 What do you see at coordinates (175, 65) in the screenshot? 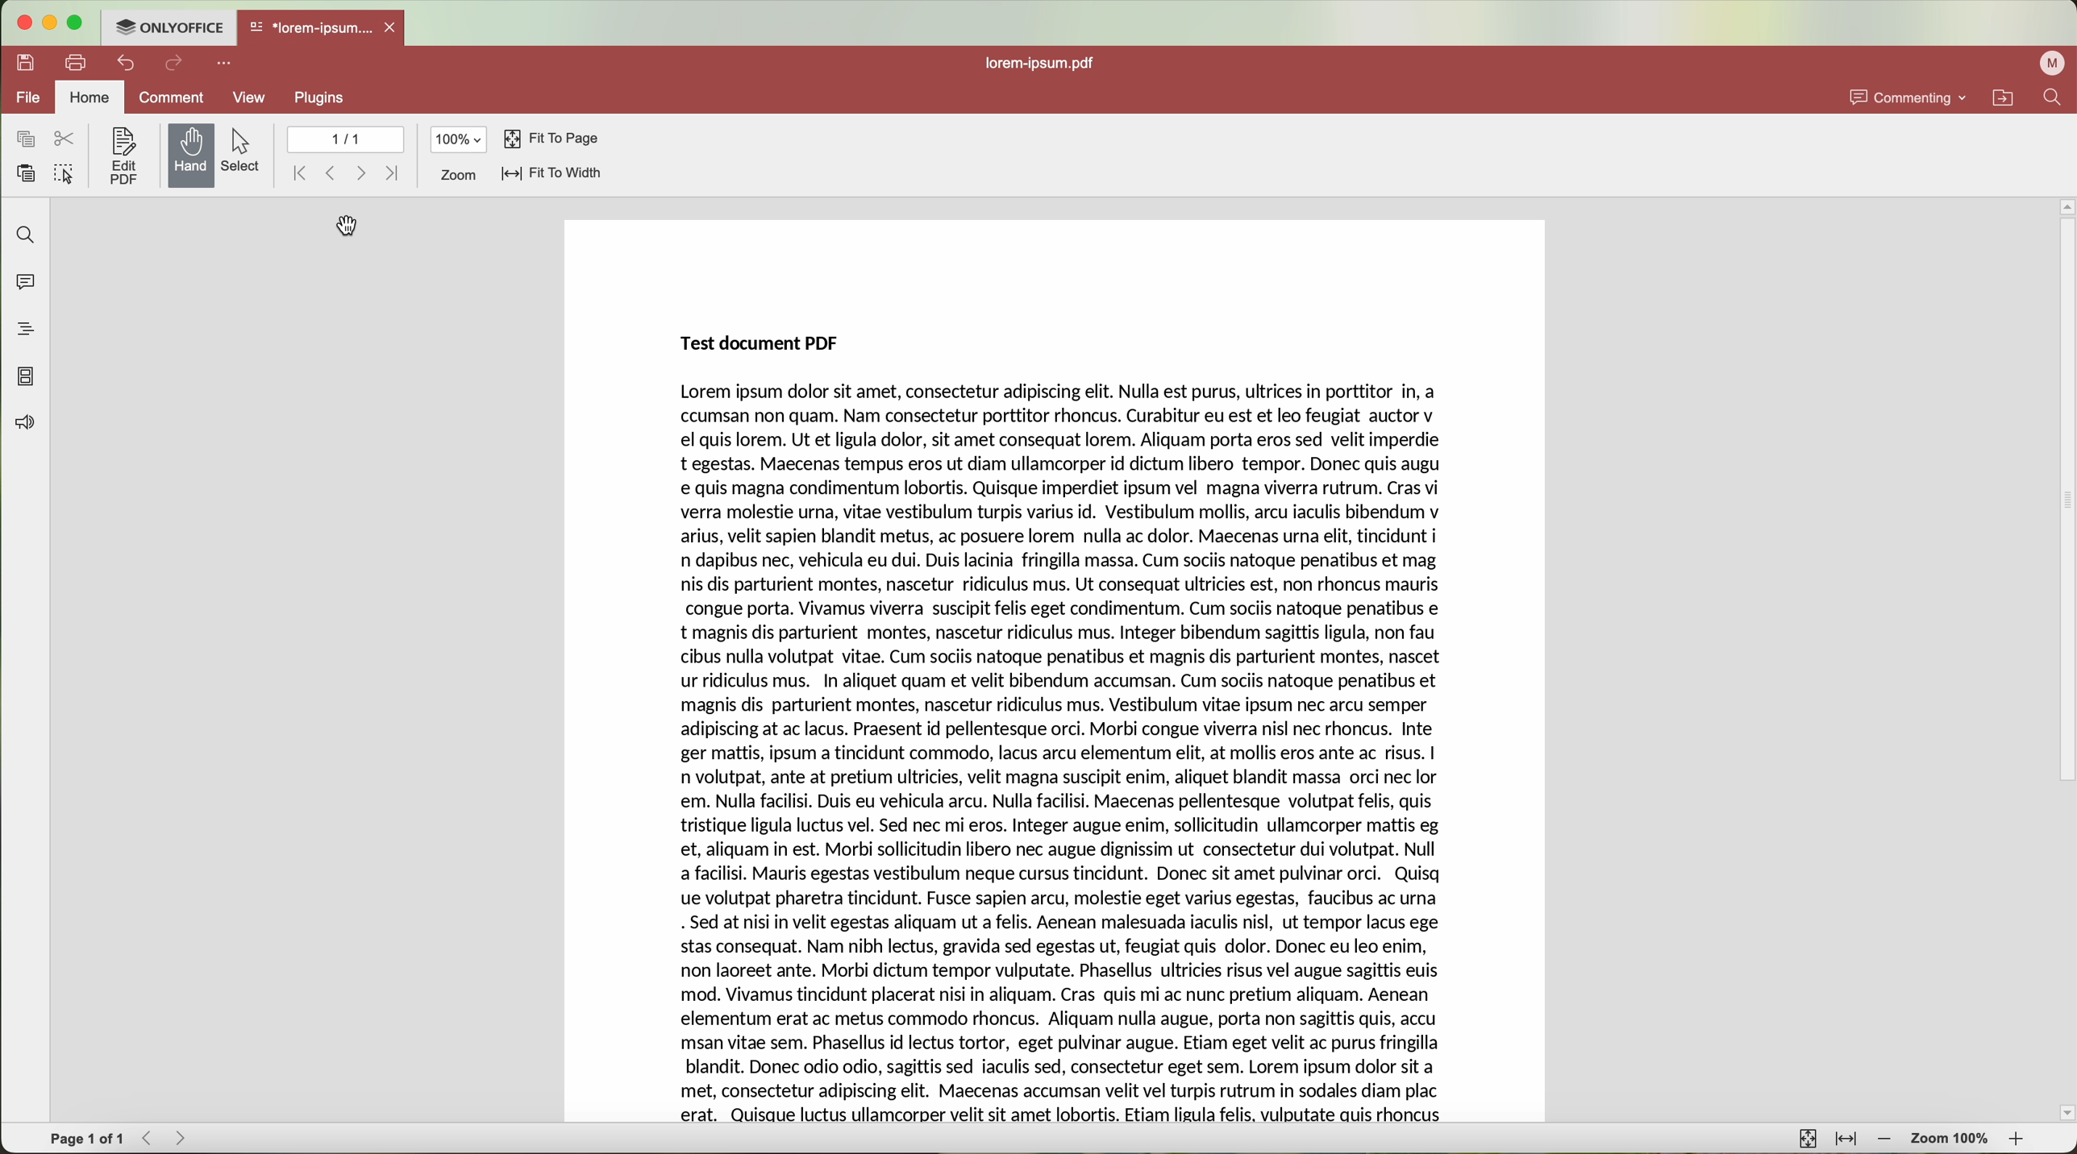
I see `redo` at bounding box center [175, 65].